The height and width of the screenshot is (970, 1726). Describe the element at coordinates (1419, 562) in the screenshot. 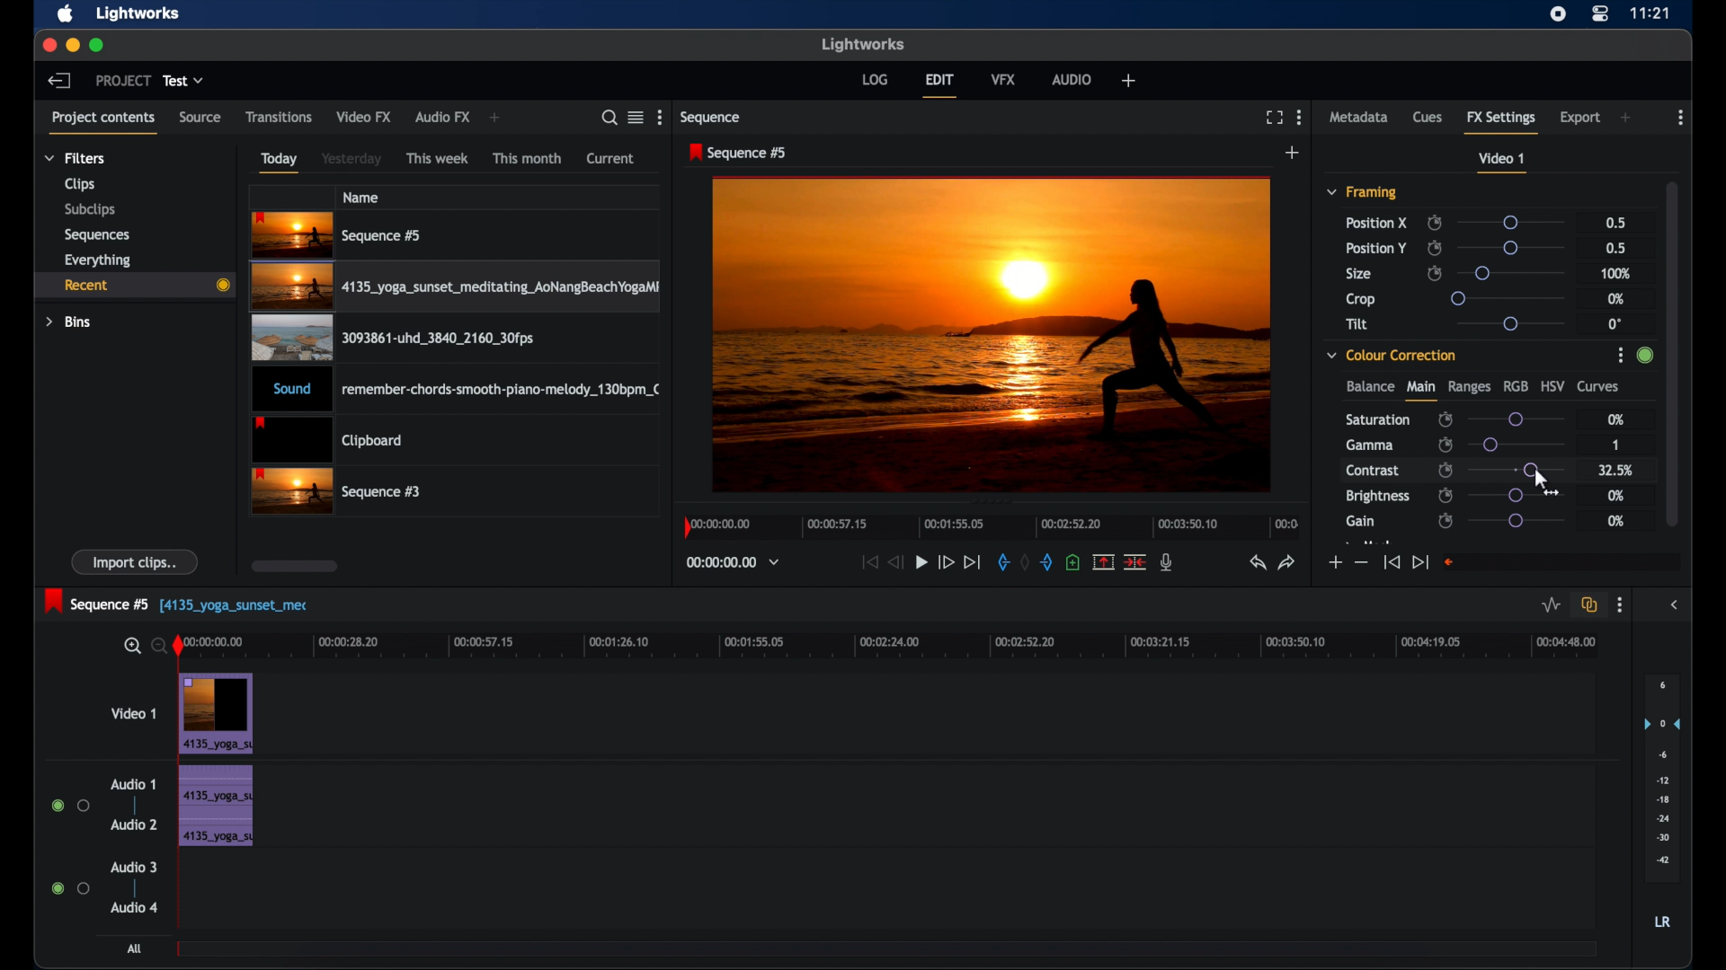

I see `jump to end` at that location.